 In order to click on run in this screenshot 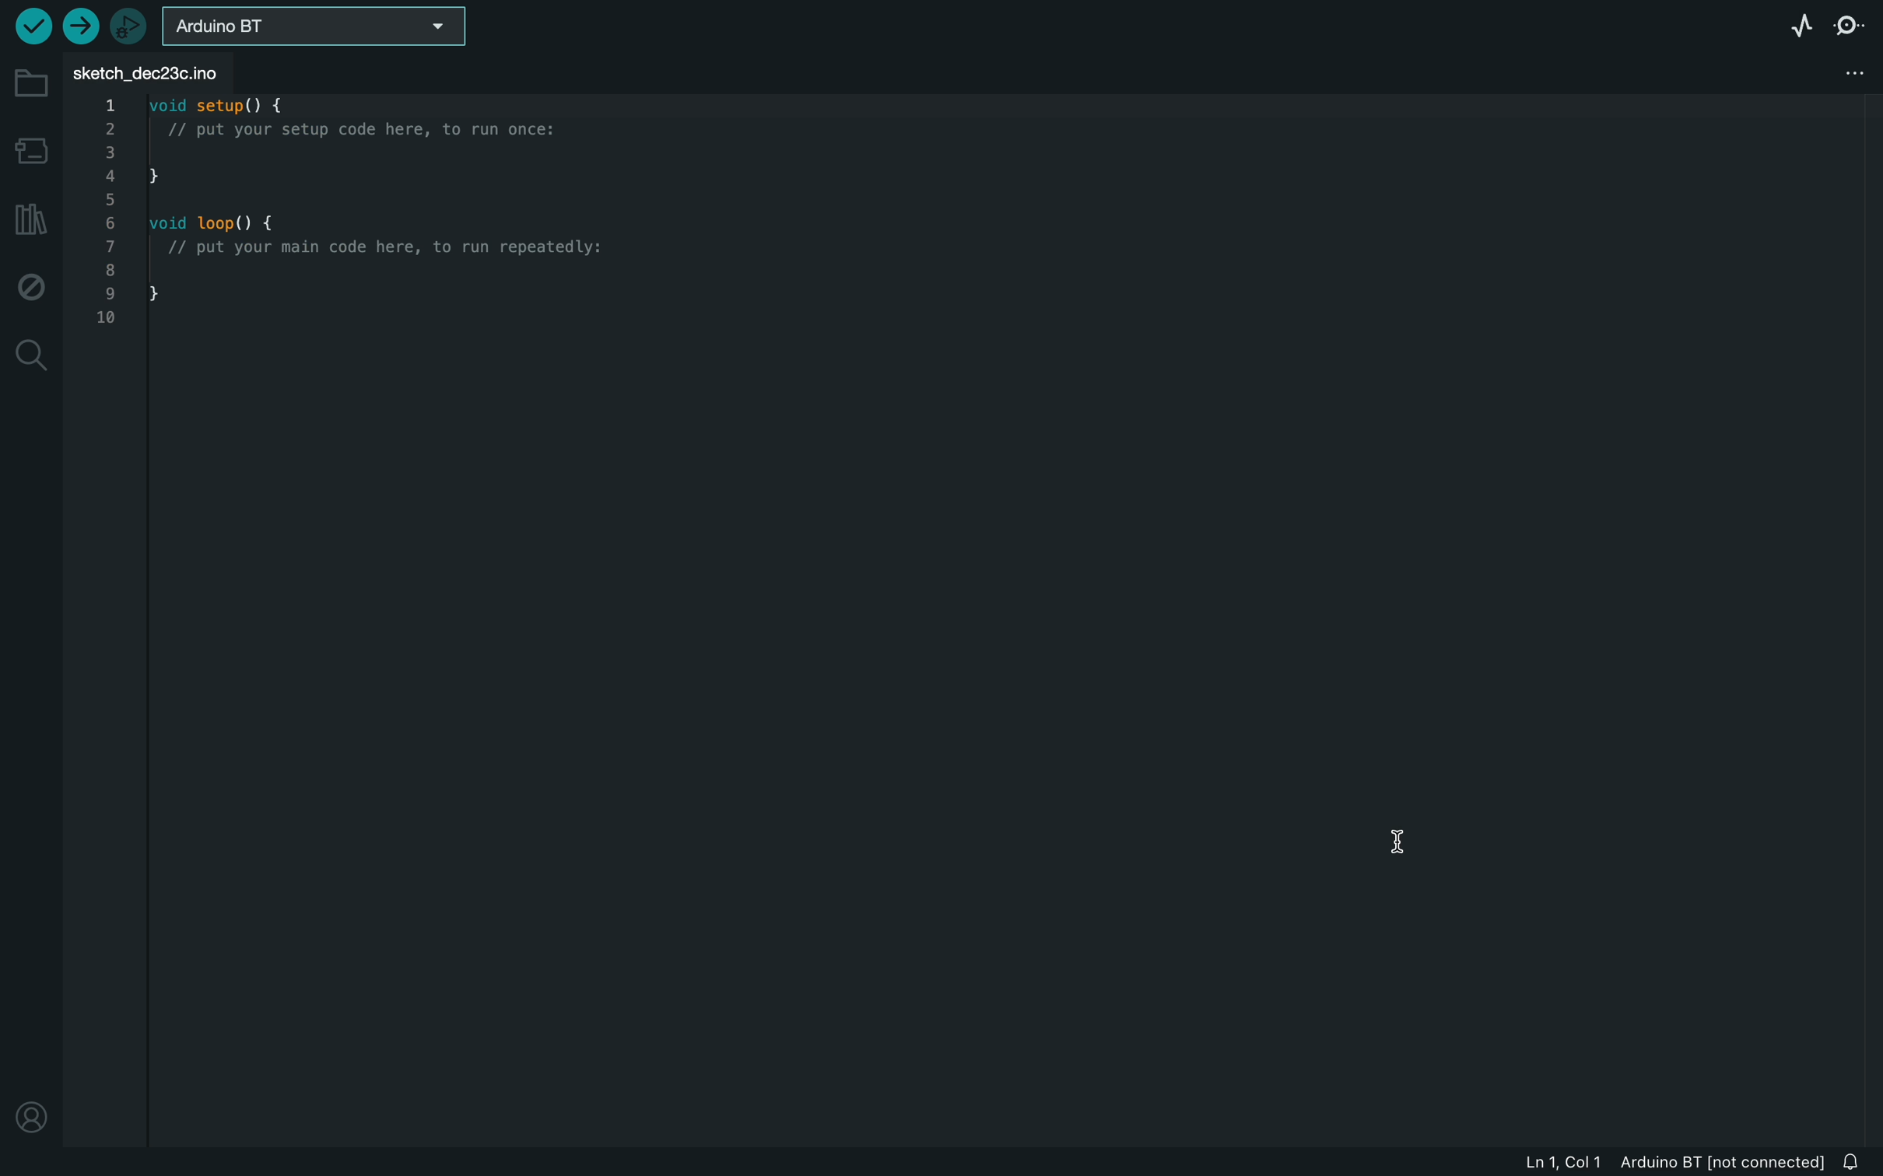, I will do `click(33, 26)`.